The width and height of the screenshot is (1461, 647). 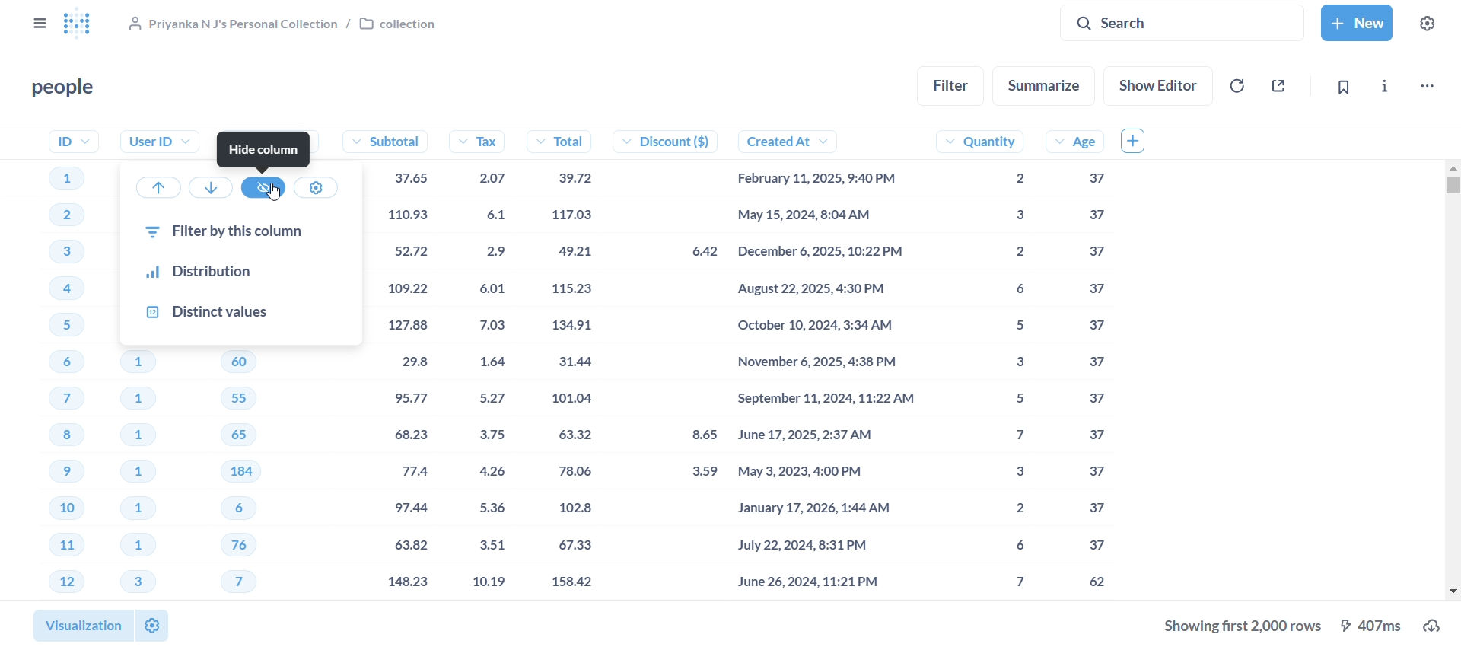 What do you see at coordinates (1240, 84) in the screenshot?
I see `auto-refresh` at bounding box center [1240, 84].